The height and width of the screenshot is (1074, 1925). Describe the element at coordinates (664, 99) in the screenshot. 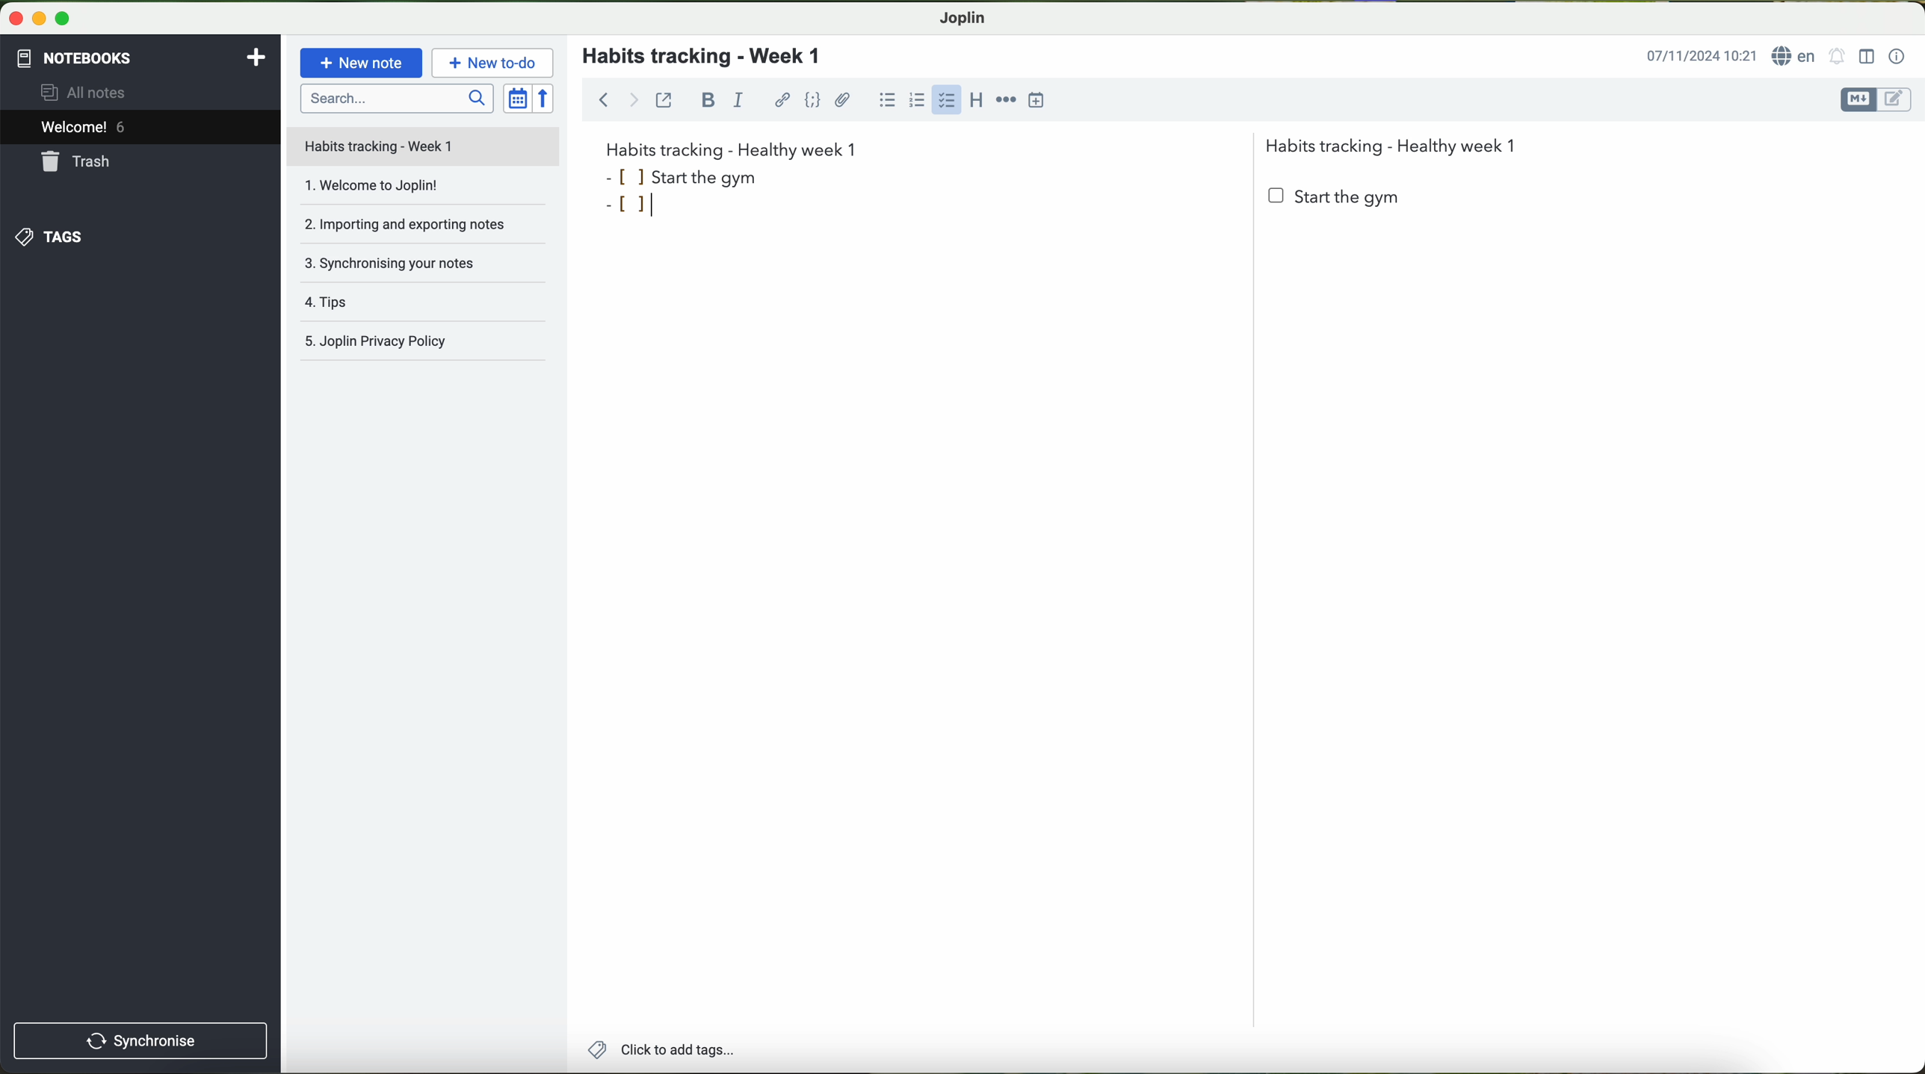

I see `toggle external editing` at that location.